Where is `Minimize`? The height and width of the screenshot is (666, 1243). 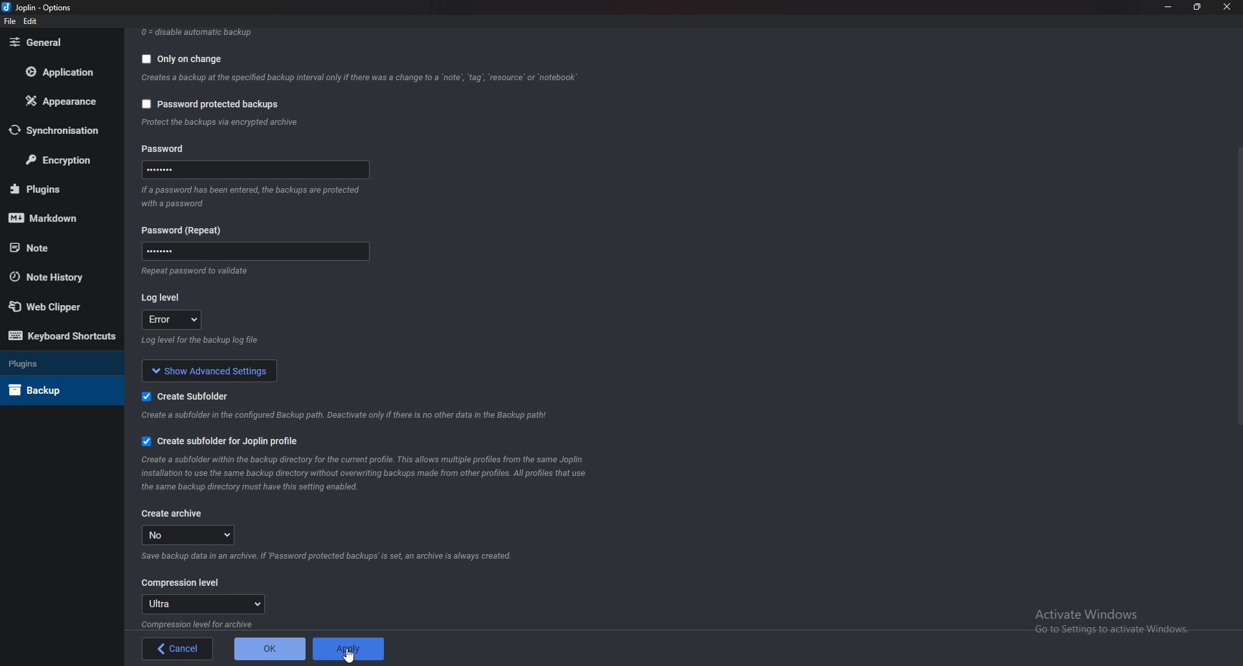
Minimize is located at coordinates (1170, 6).